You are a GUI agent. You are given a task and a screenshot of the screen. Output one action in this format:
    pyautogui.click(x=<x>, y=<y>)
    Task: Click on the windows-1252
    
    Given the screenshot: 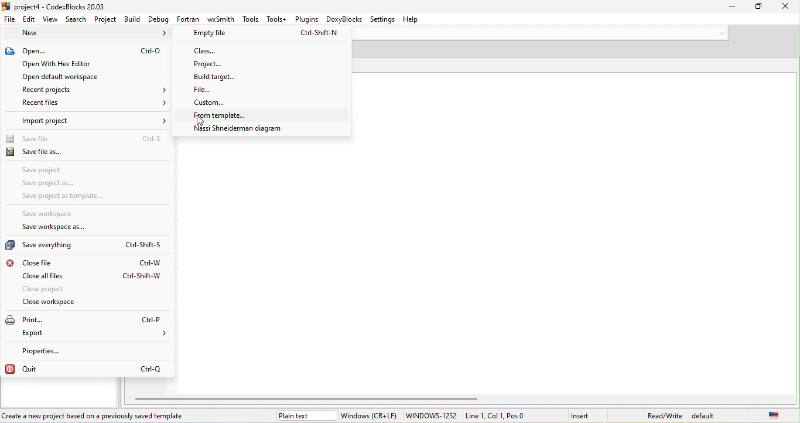 What is the action you would take?
    pyautogui.click(x=431, y=416)
    